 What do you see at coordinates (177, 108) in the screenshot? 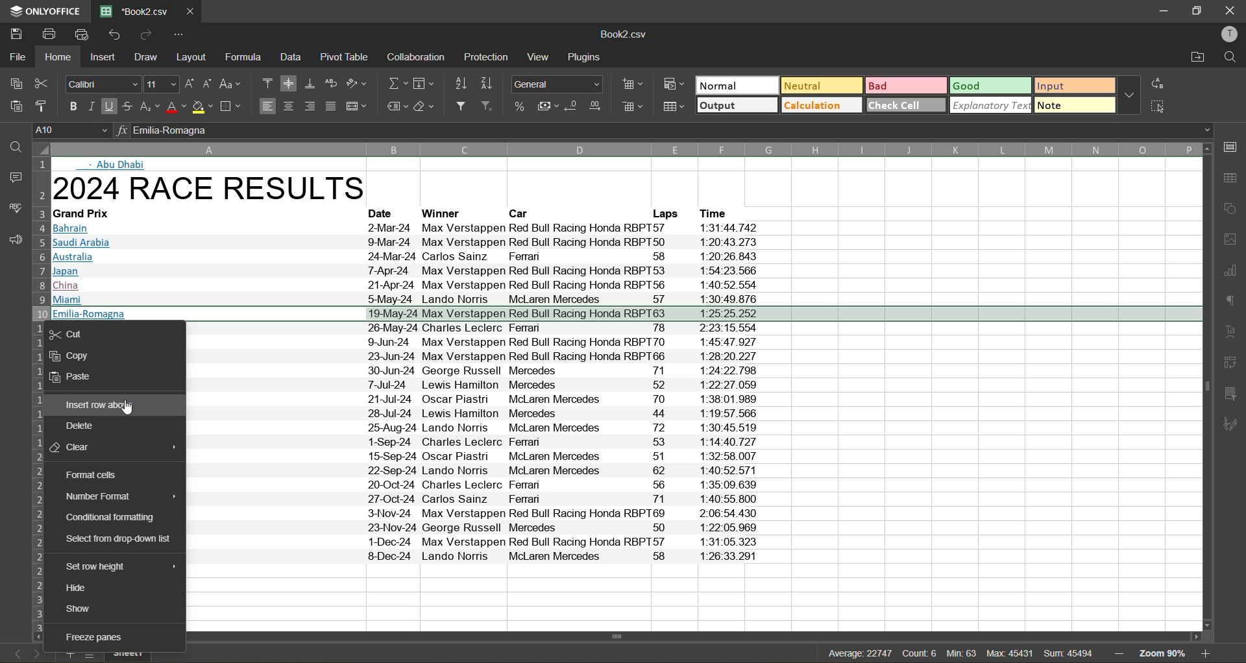
I see `font color` at bounding box center [177, 108].